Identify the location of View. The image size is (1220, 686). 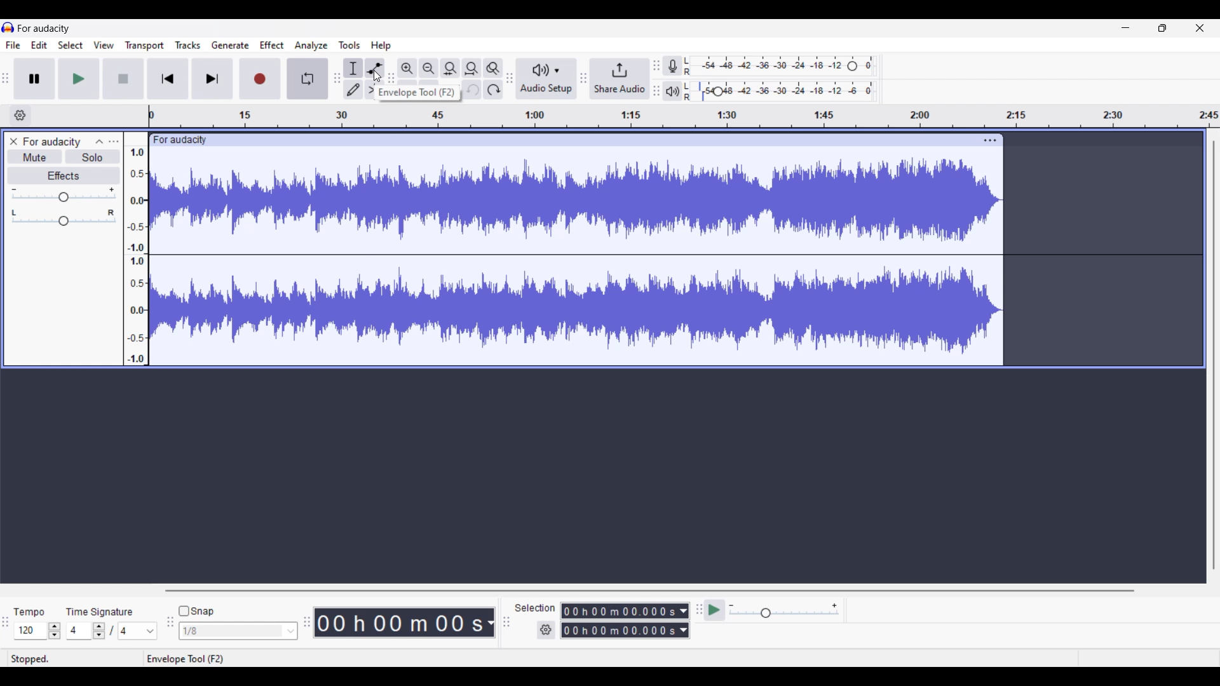
(104, 45).